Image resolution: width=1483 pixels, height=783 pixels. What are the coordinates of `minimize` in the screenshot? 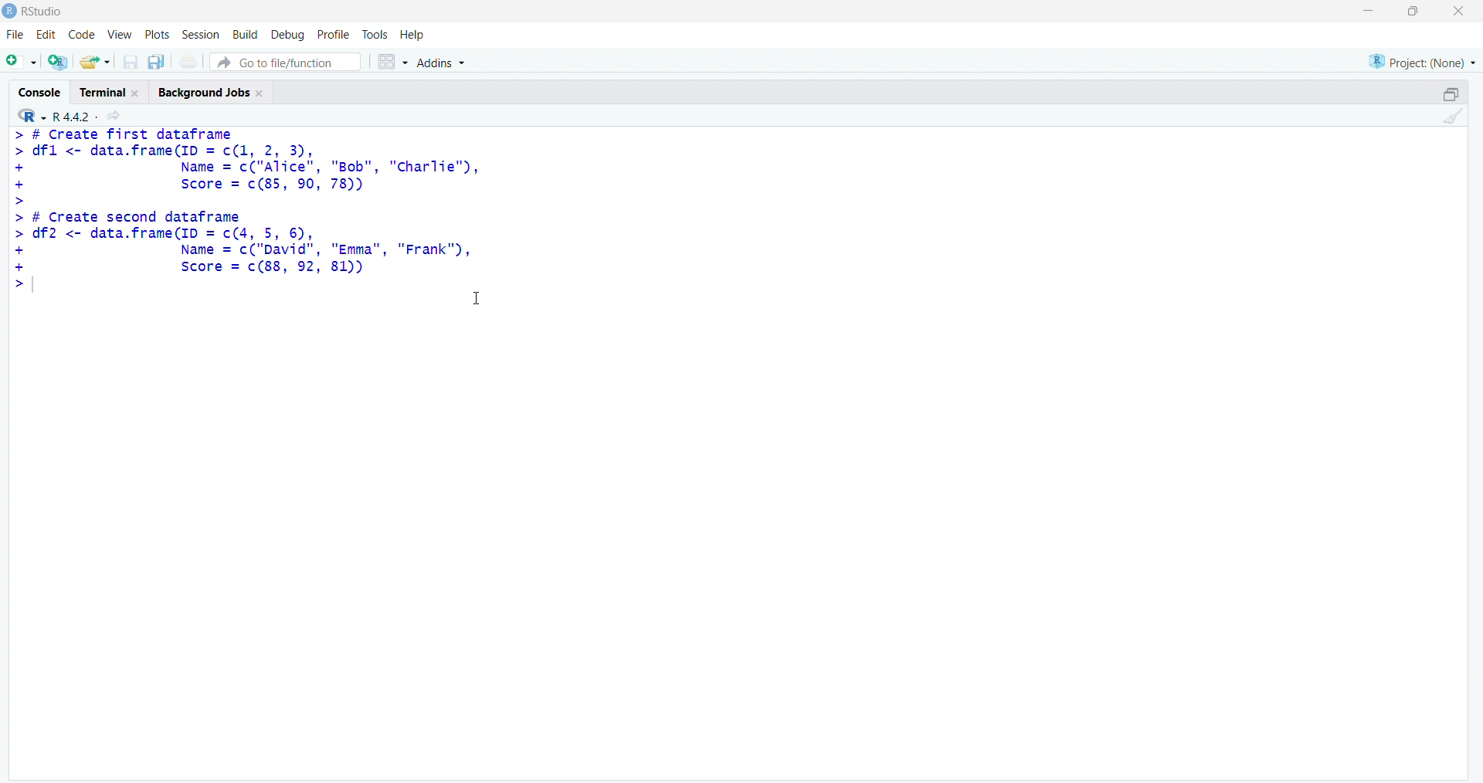 It's located at (1451, 94).